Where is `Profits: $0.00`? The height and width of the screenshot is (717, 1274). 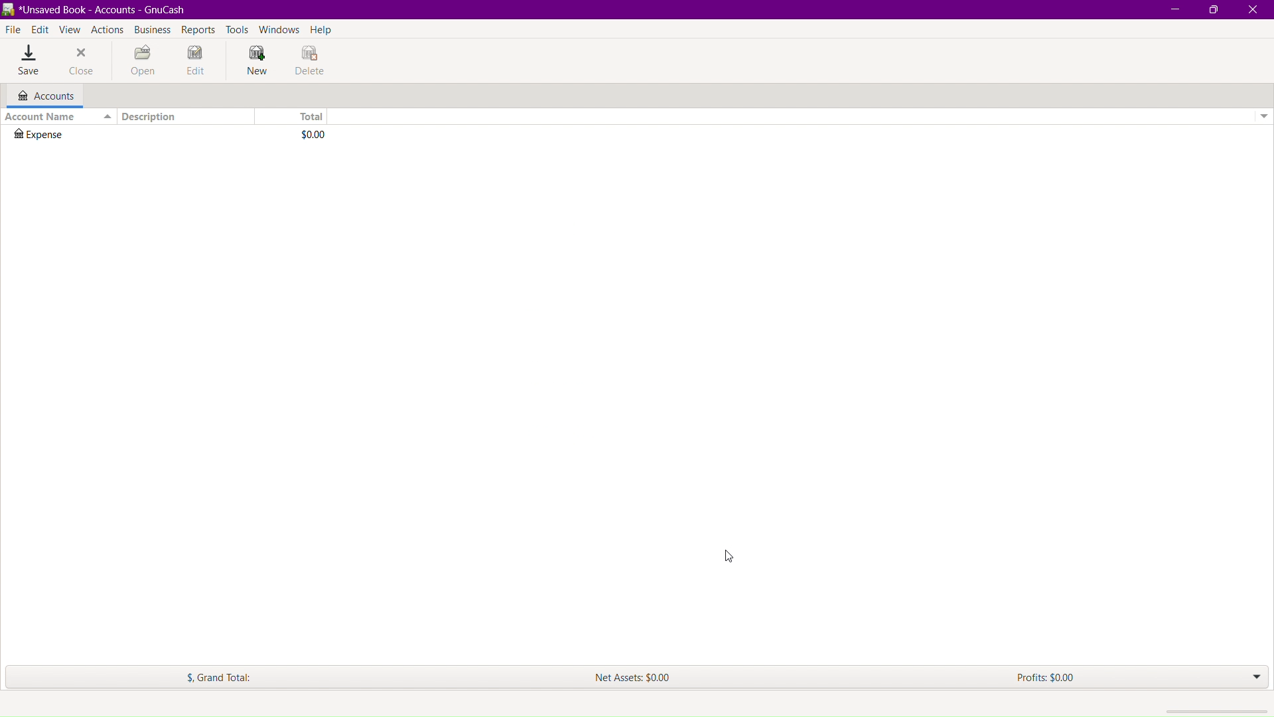 Profits: $0.00 is located at coordinates (1050, 677).